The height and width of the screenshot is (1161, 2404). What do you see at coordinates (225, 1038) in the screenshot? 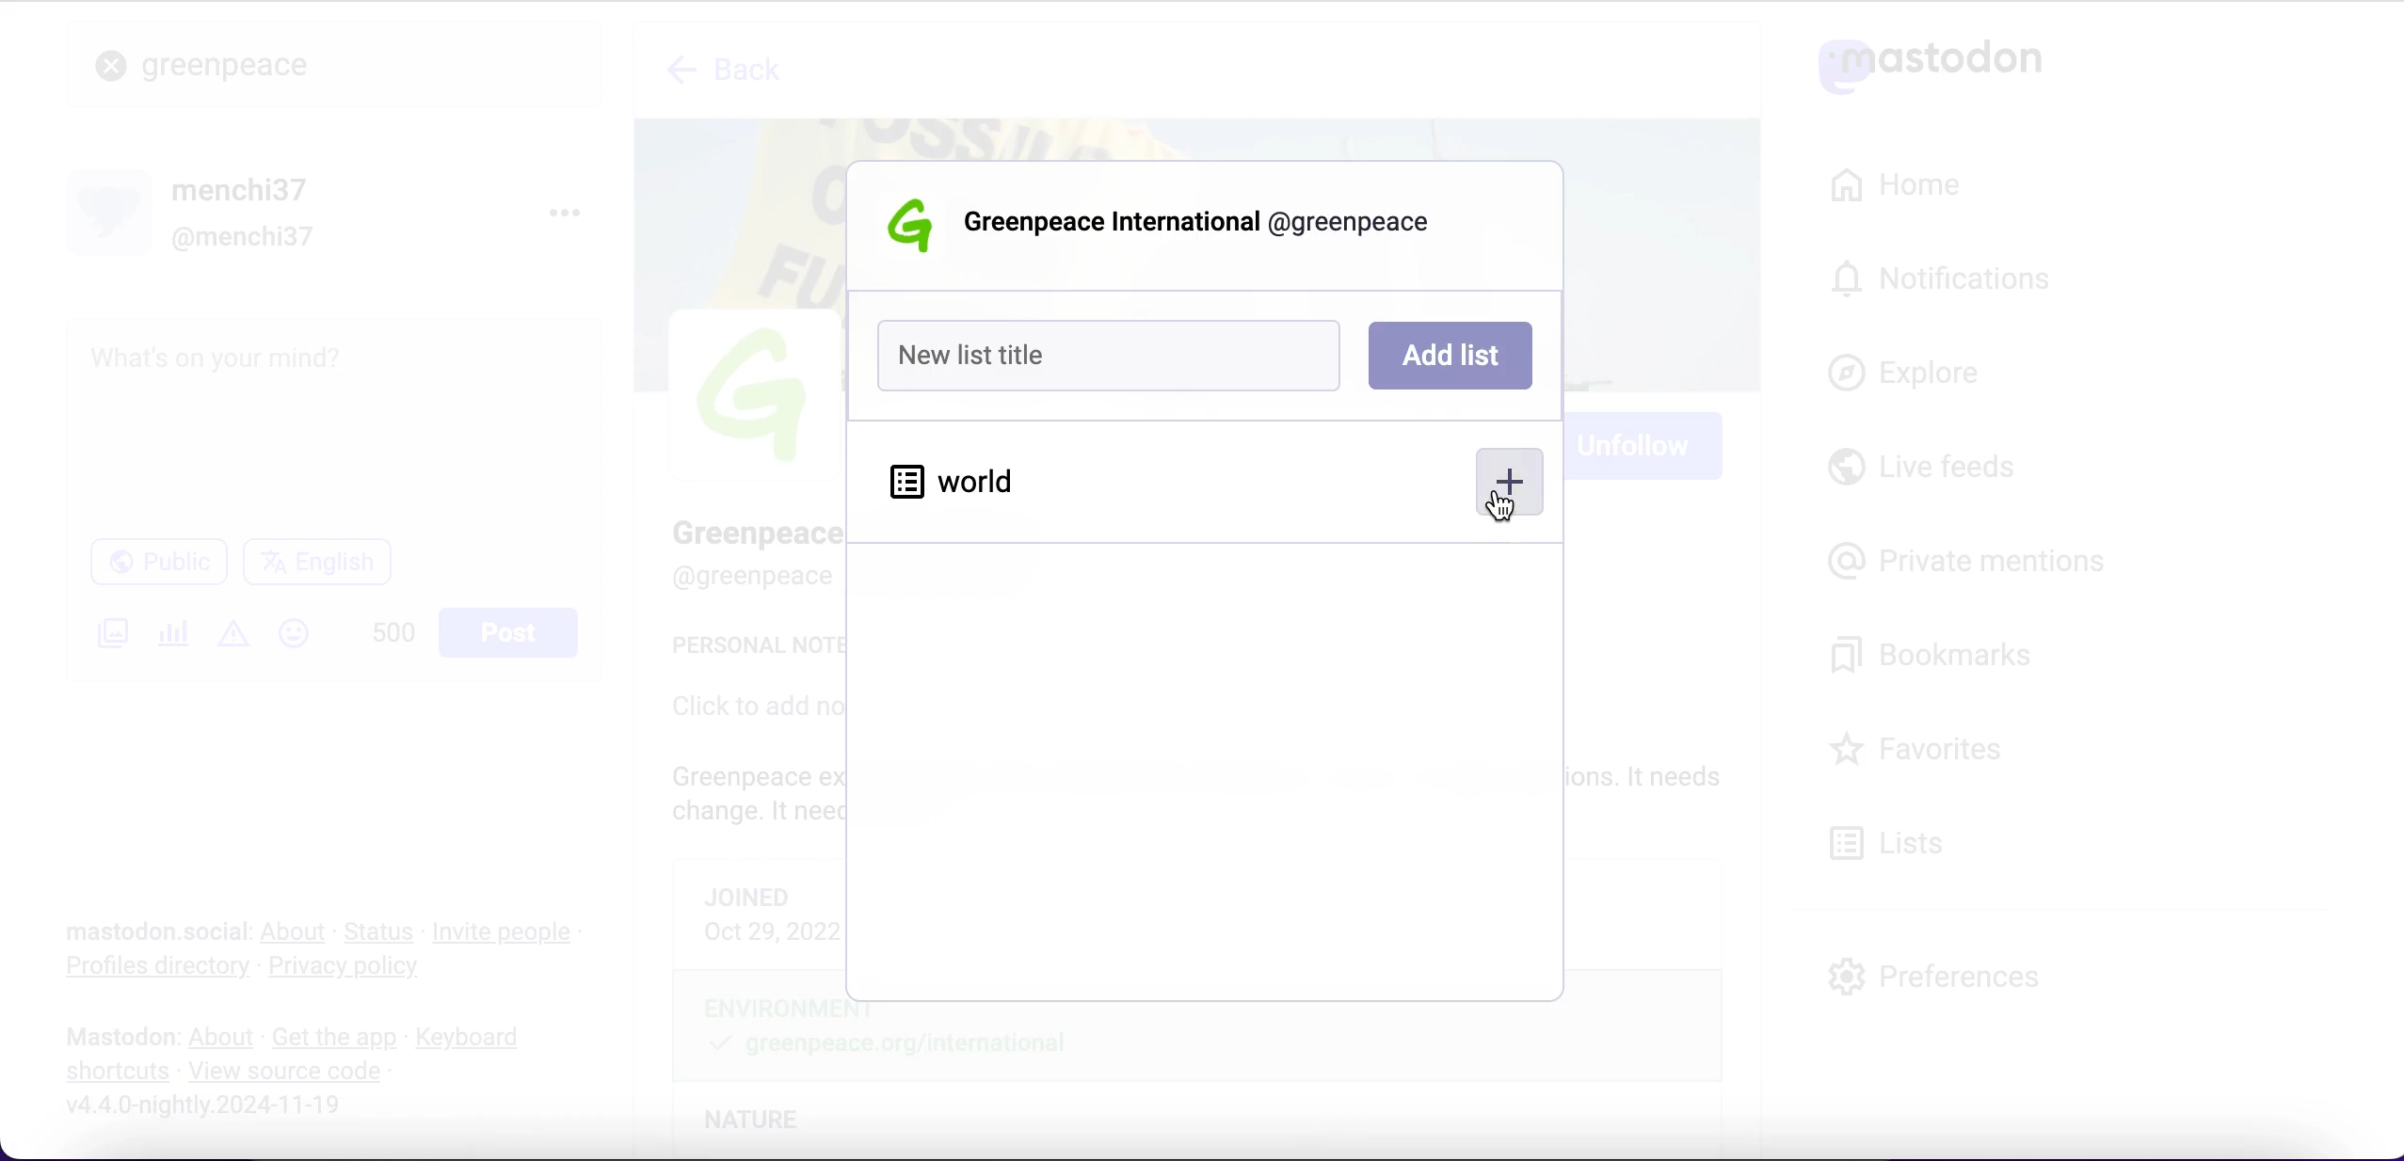
I see `about` at bounding box center [225, 1038].